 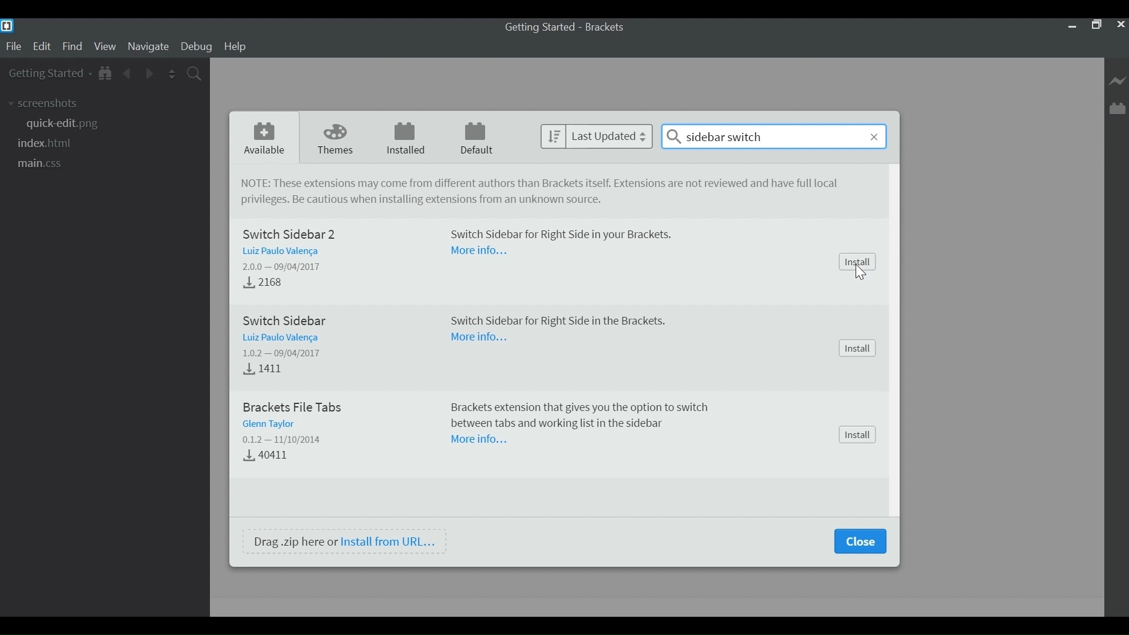 I want to click on Brackets Desktop icon, so click(x=7, y=25).